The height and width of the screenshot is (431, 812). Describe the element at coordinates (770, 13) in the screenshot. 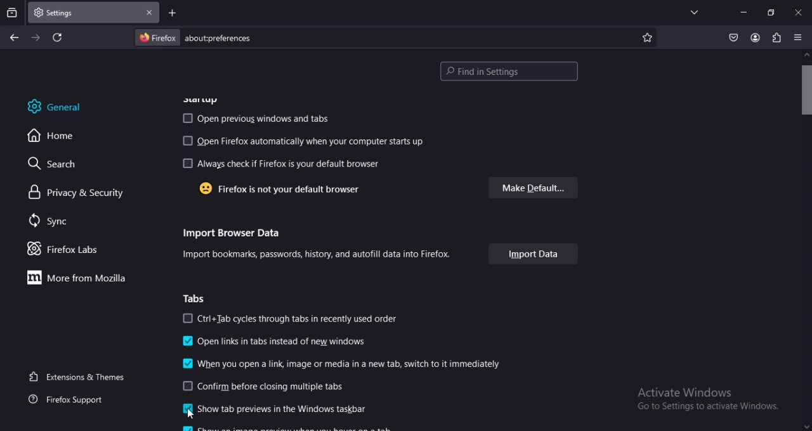

I see `restore down` at that location.